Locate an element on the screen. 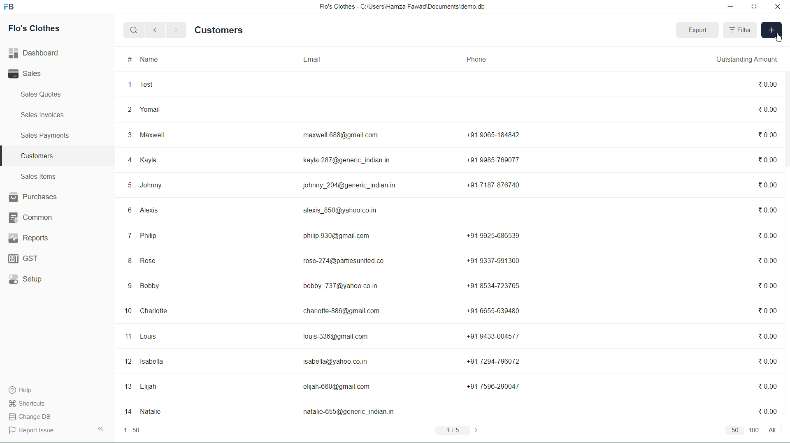 This screenshot has height=443, width=790. 1" is located at coordinates (128, 337).